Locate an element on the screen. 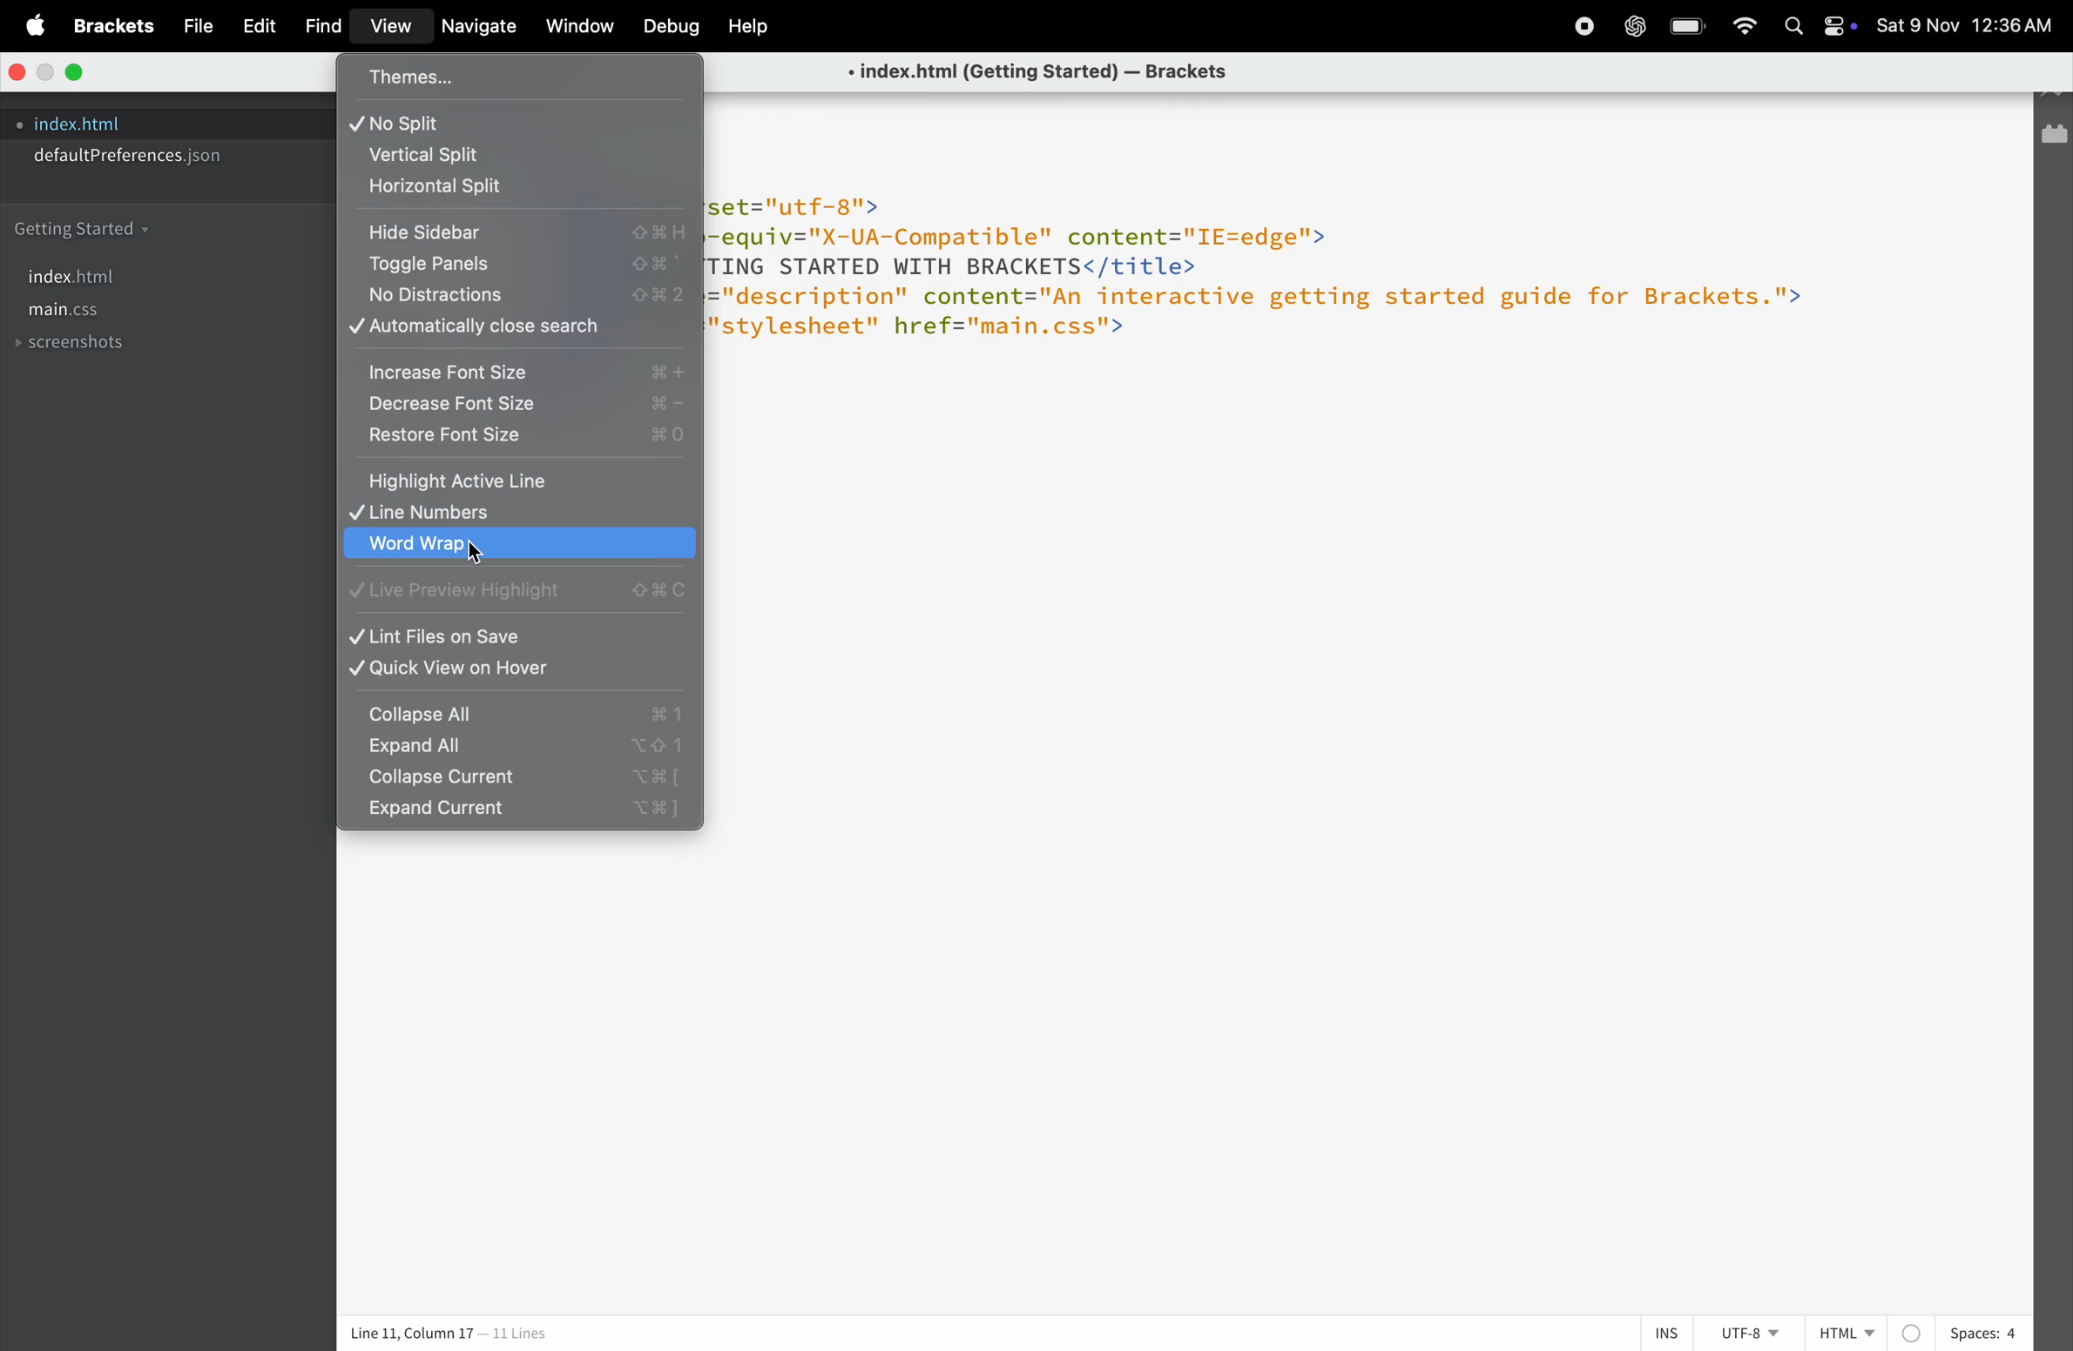 Image resolution: width=2073 pixels, height=1351 pixels. html is located at coordinates (1841, 1333).